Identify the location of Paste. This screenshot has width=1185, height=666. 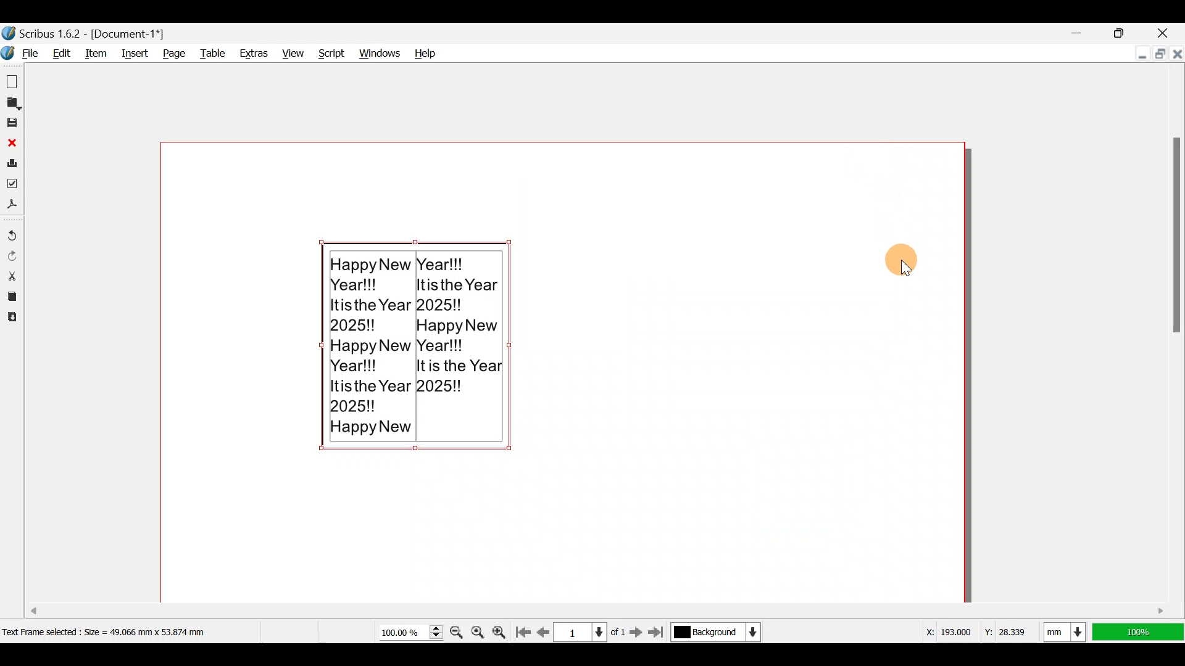
(11, 319).